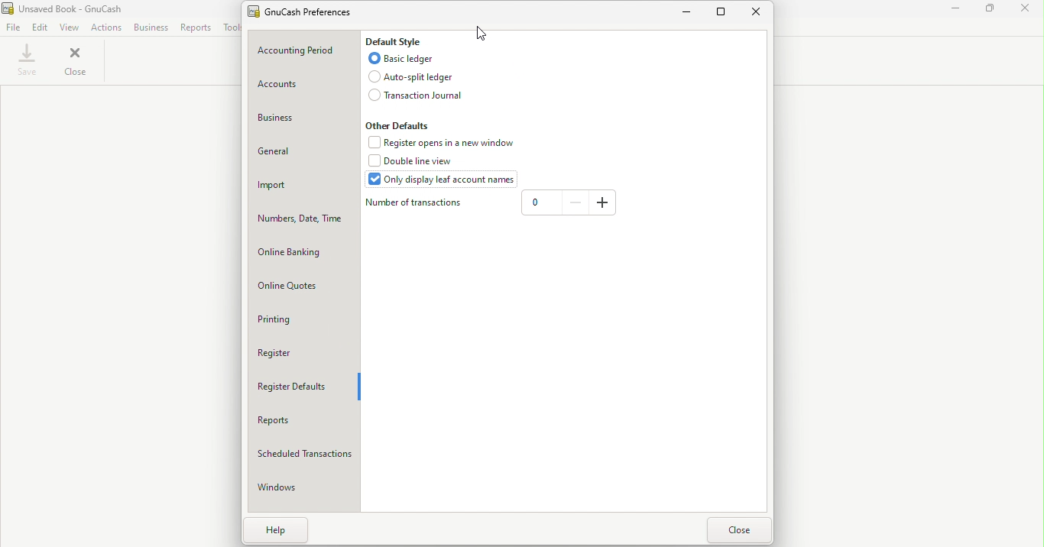 This screenshot has height=547, width=1044. I want to click on Transaction journal, so click(413, 96).